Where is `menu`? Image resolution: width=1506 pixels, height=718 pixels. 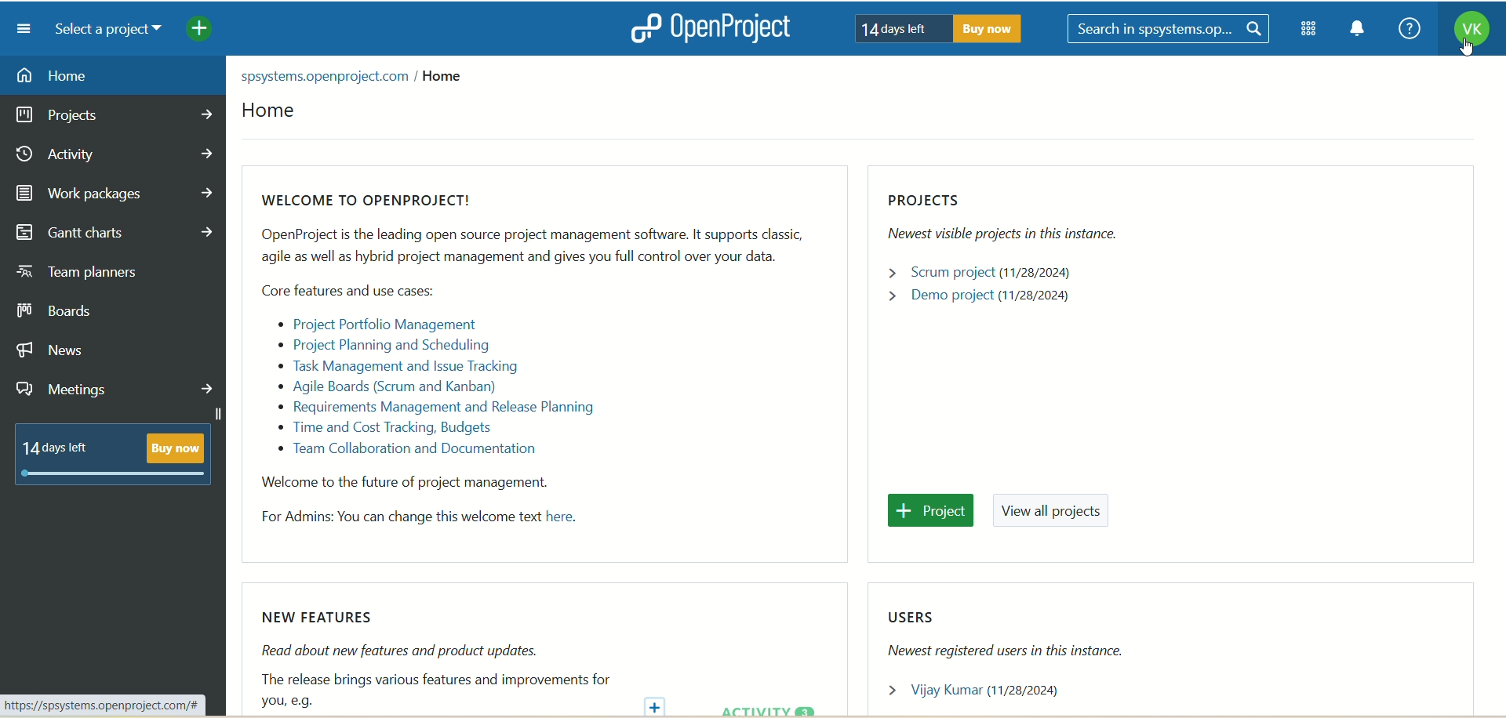 menu is located at coordinates (18, 28).